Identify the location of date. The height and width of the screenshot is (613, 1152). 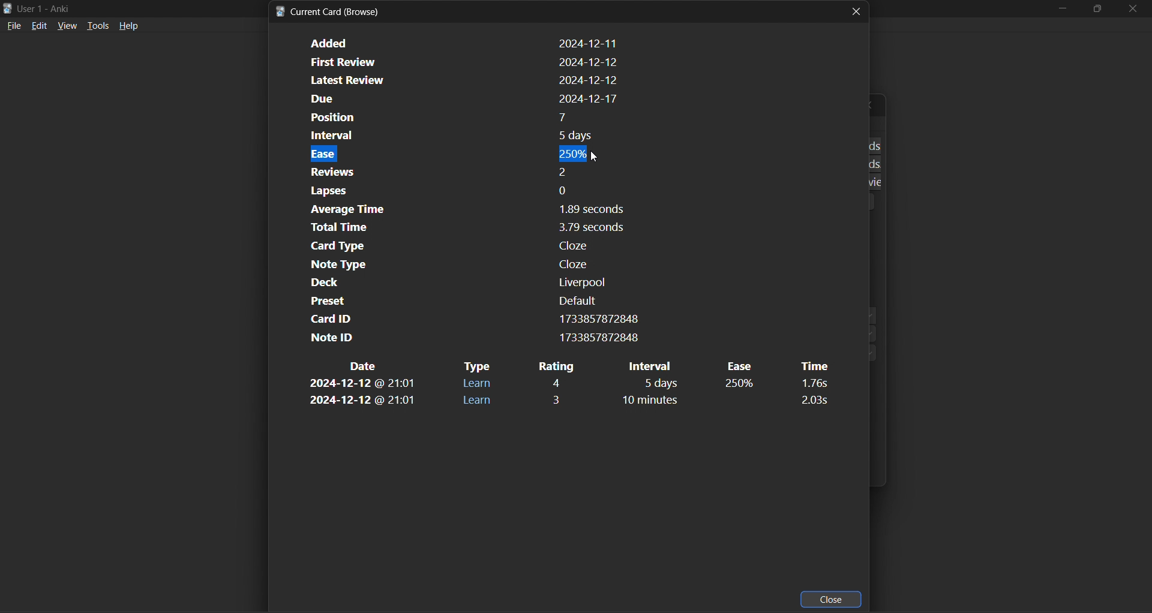
(365, 366).